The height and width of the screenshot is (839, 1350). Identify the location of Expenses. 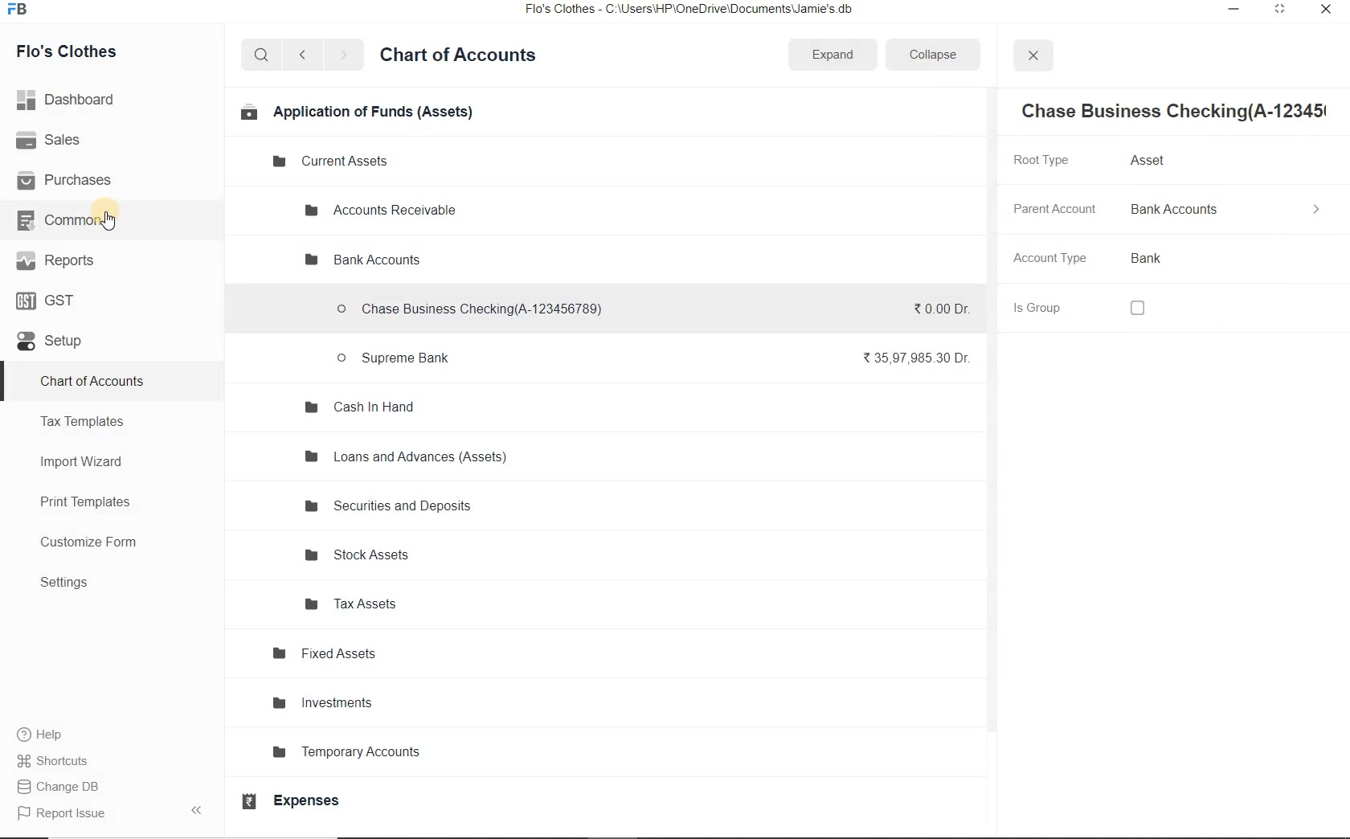
(309, 800).